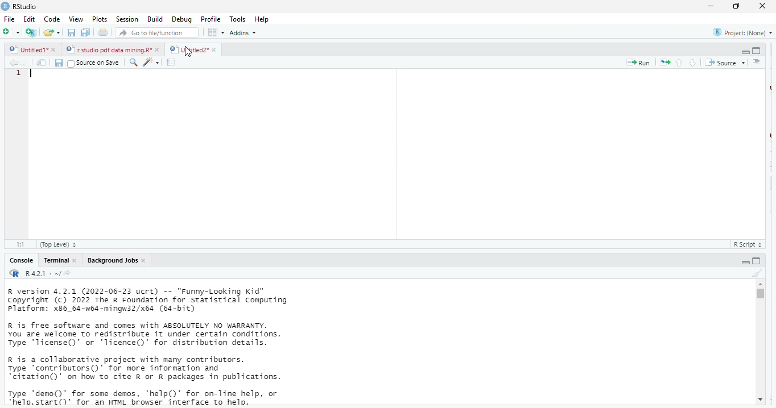 The width and height of the screenshot is (776, 408). I want to click on hide r script, so click(746, 261).